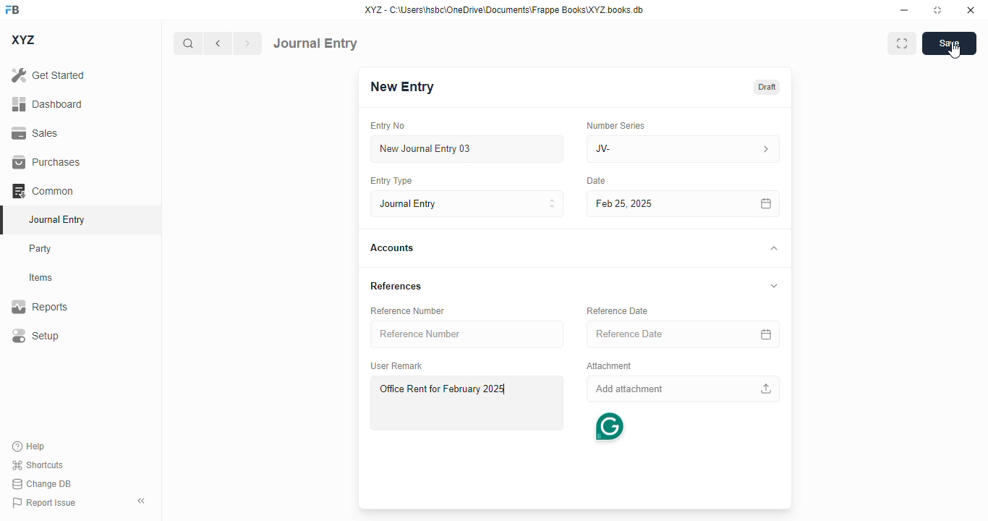  Describe the element at coordinates (903, 43) in the screenshot. I see `toggle between form and full width` at that location.